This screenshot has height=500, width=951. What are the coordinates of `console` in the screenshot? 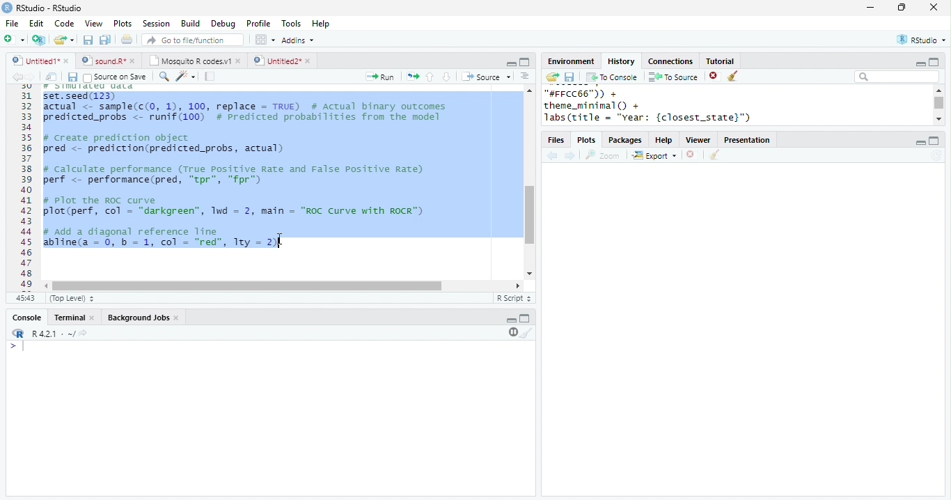 It's located at (26, 318).